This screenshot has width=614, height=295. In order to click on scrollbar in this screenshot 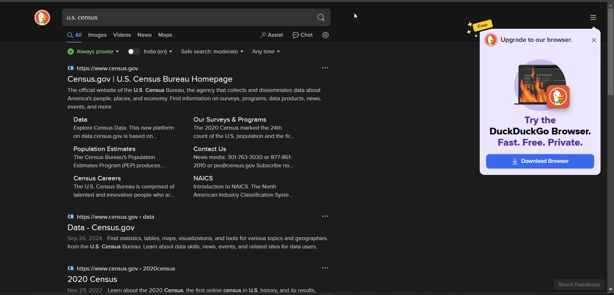, I will do `click(610, 147)`.